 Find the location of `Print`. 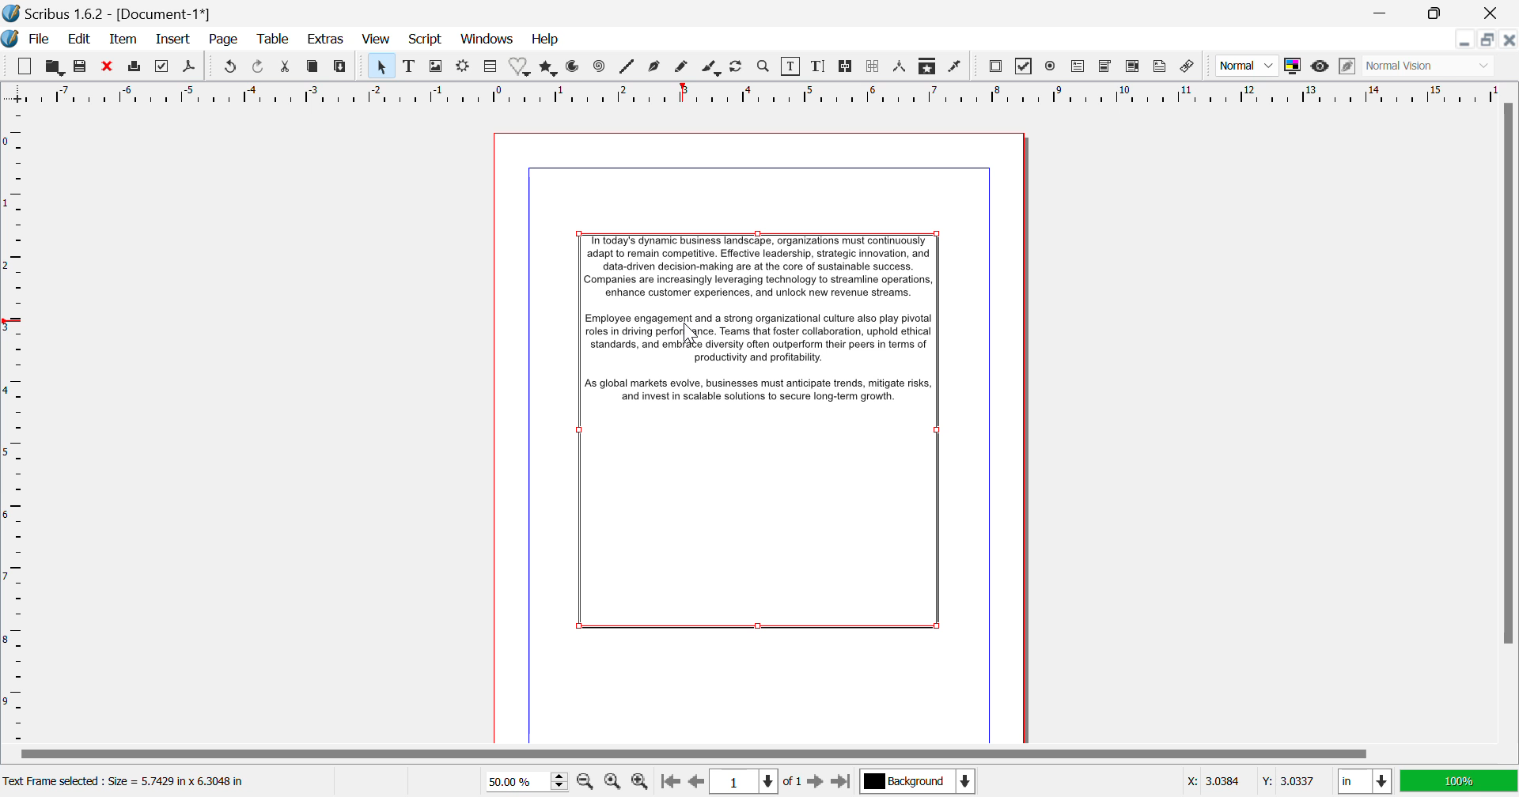

Print is located at coordinates (137, 67).